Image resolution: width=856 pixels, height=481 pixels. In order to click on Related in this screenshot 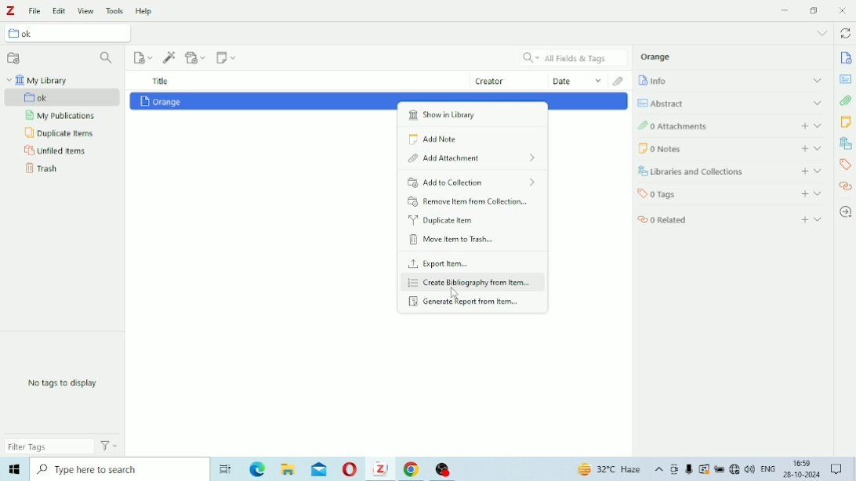, I will do `click(845, 186)`.